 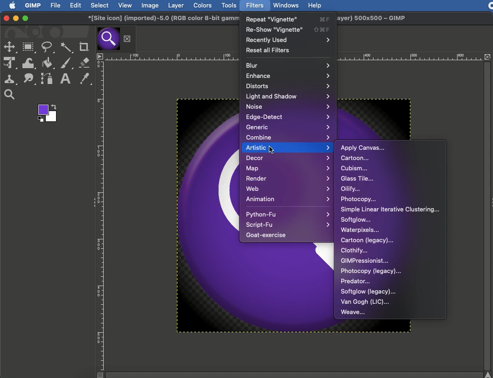 What do you see at coordinates (100, 216) in the screenshot?
I see `` at bounding box center [100, 216].